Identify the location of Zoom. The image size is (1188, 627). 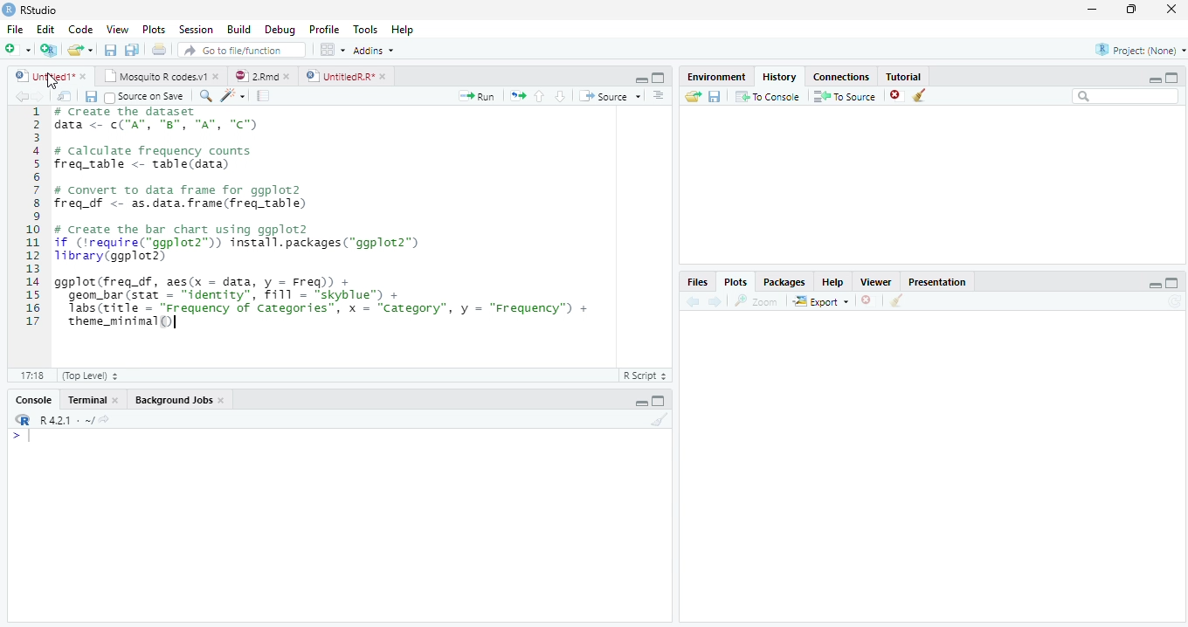
(757, 303).